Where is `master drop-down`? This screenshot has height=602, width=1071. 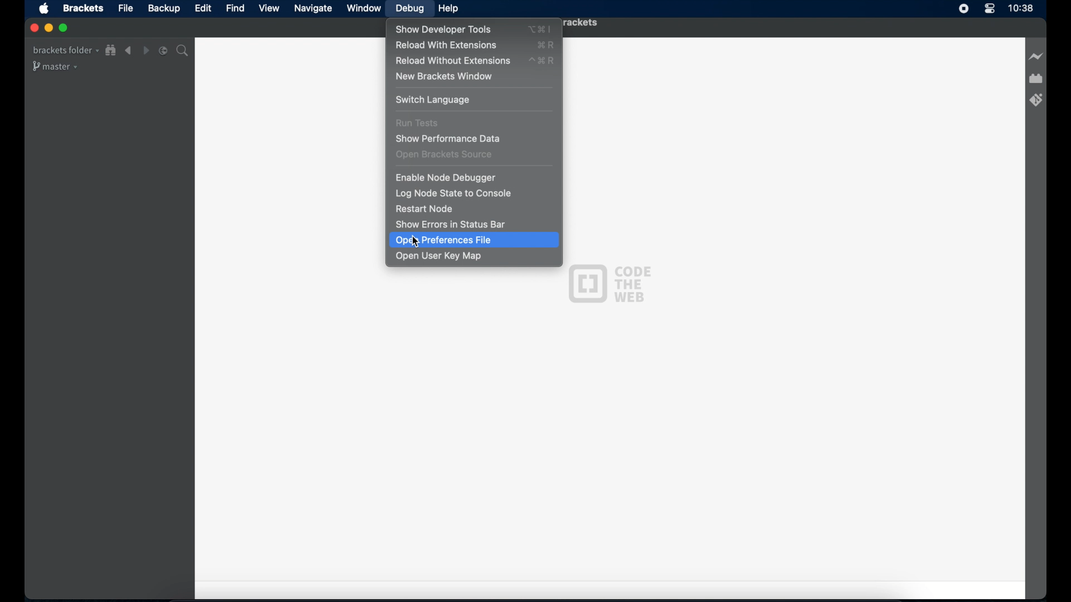
master drop-down is located at coordinates (55, 66).